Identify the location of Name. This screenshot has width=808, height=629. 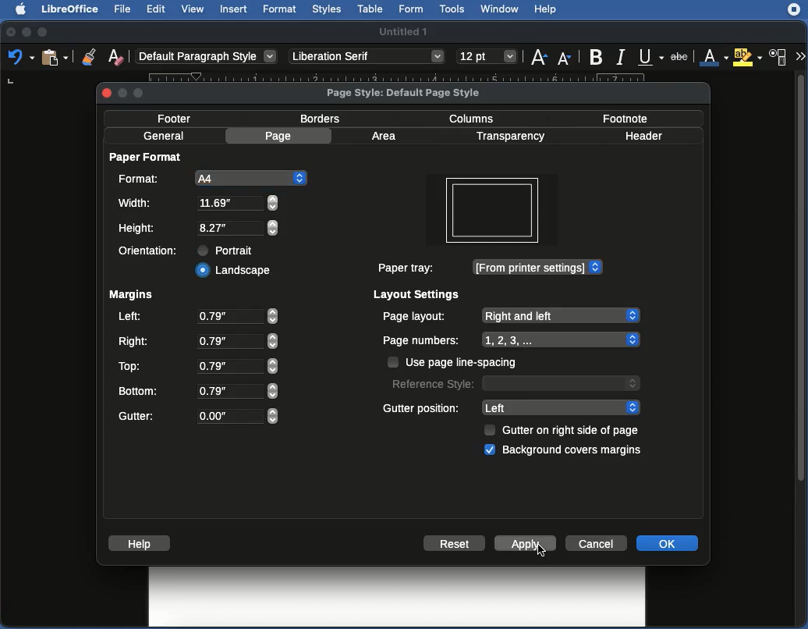
(403, 31).